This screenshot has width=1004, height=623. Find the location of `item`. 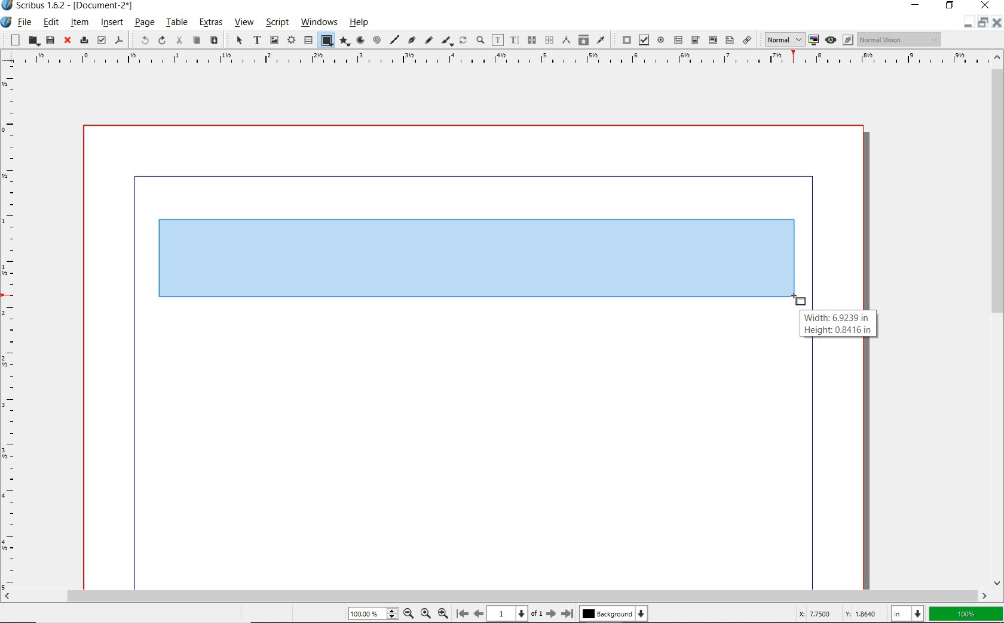

item is located at coordinates (80, 23).